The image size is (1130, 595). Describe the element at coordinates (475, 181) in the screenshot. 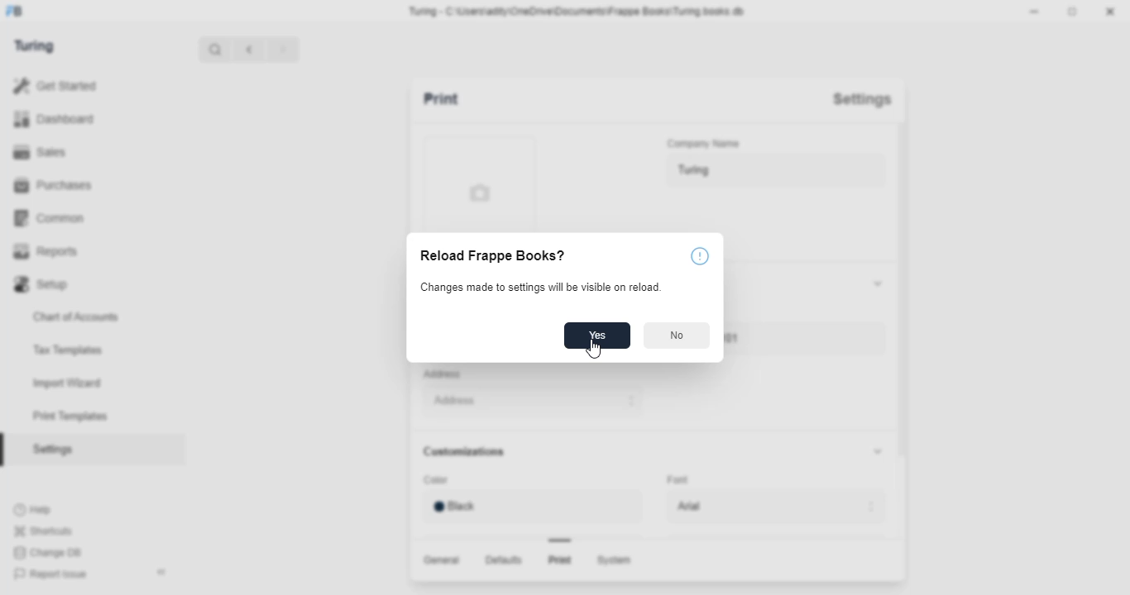

I see `add profile image` at that location.